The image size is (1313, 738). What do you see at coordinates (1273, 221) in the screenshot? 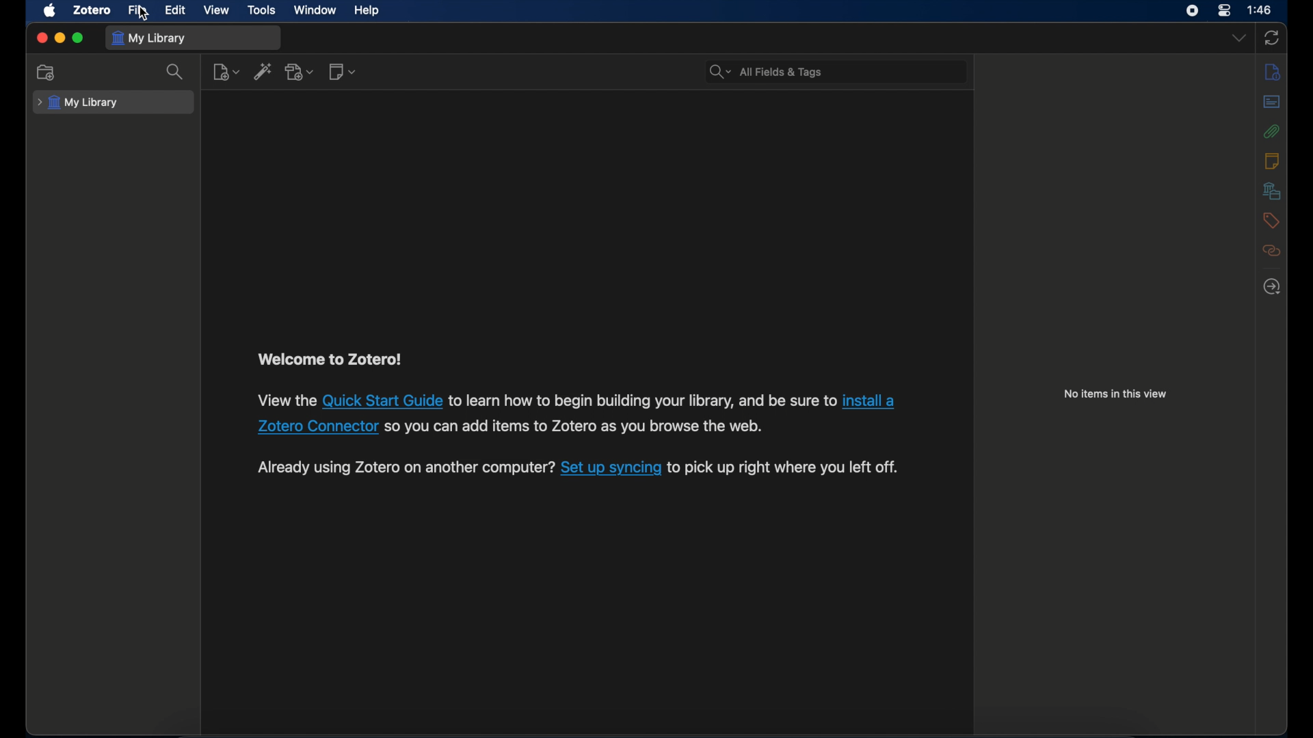
I see `tags` at bounding box center [1273, 221].